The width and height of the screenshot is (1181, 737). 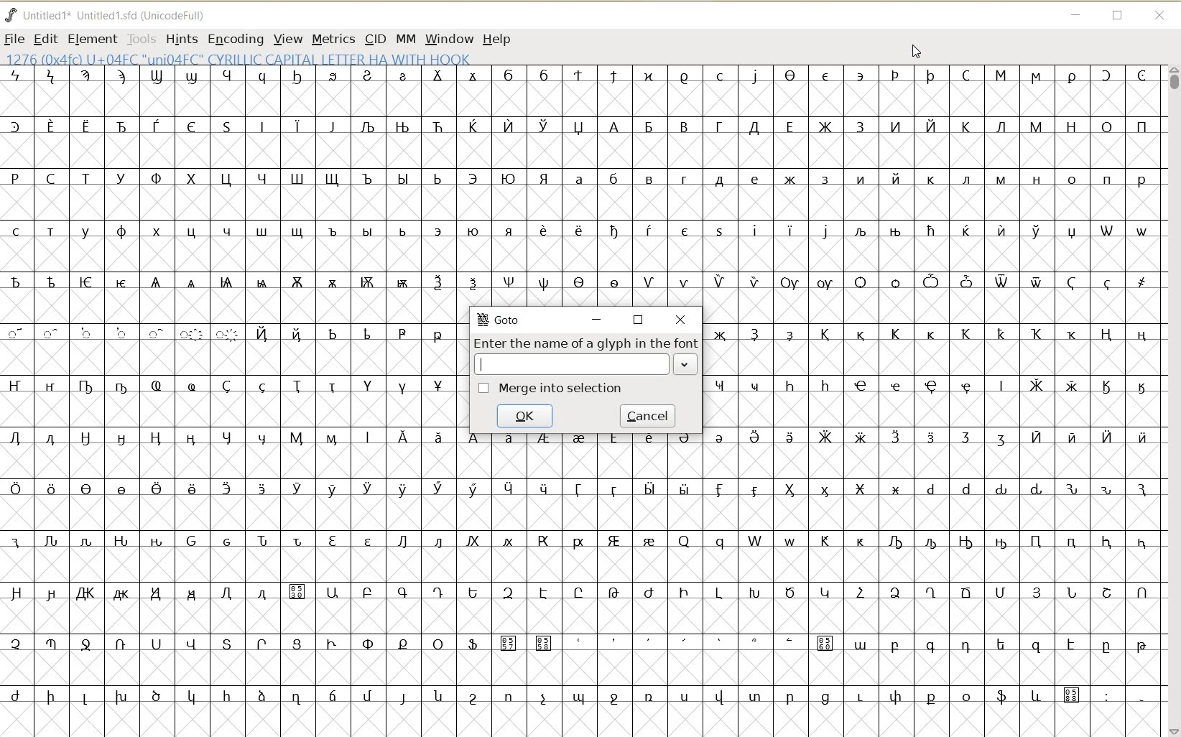 I want to click on GLYPHY INFO, so click(x=241, y=57).